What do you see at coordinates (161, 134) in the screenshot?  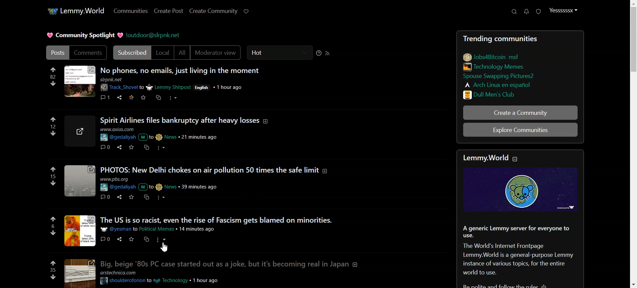 I see `post details` at bounding box center [161, 134].